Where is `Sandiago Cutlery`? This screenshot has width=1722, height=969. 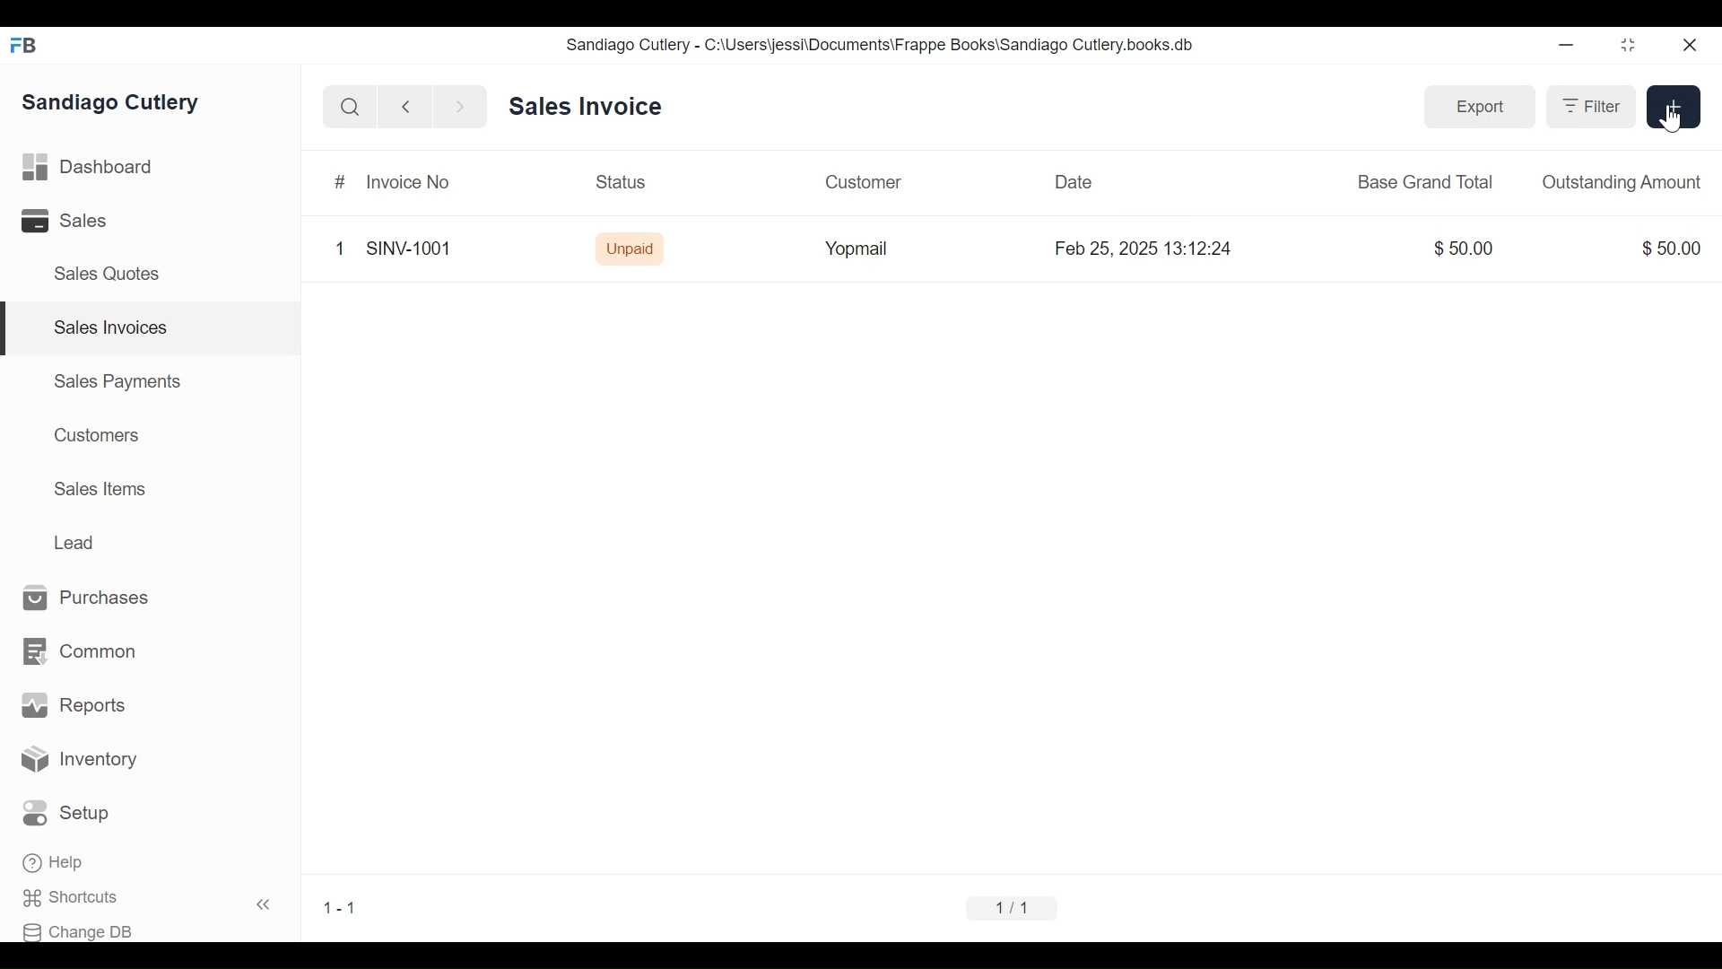
Sandiago Cutlery is located at coordinates (116, 102).